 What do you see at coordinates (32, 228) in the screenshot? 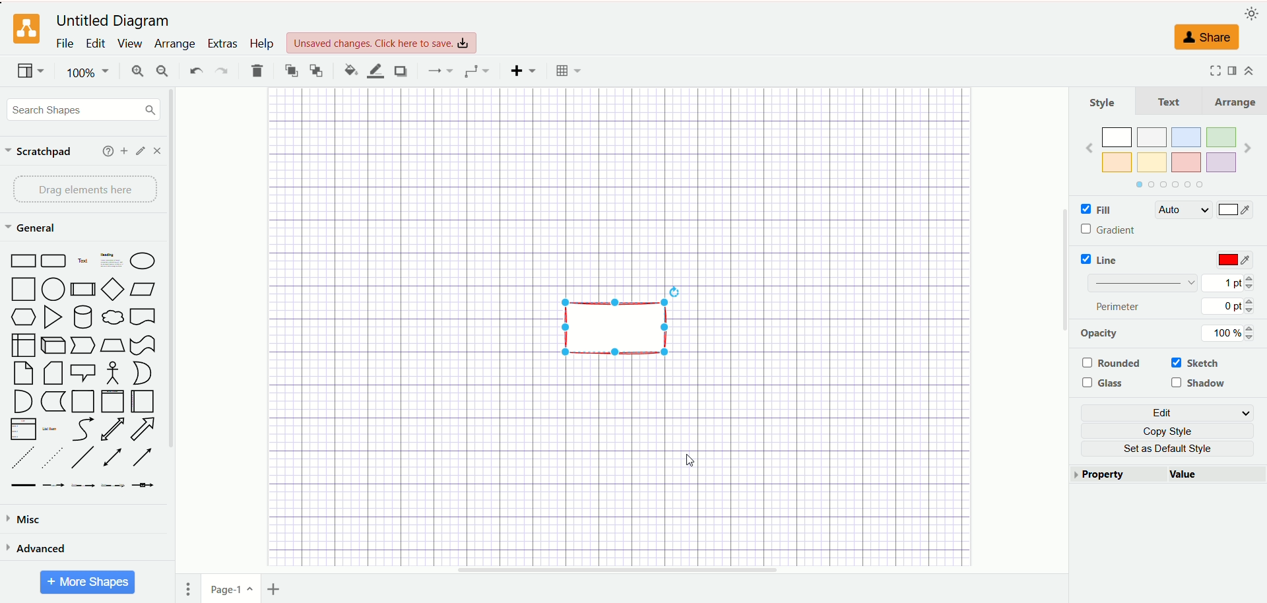
I see `general` at bounding box center [32, 228].